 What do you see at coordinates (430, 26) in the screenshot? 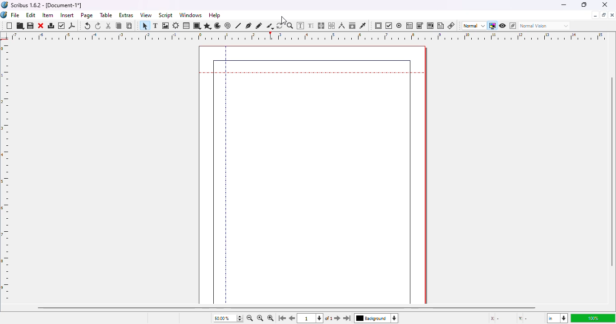
I see `PDF list box` at bounding box center [430, 26].